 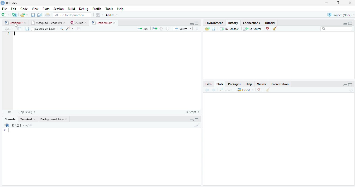 I want to click on Code, so click(x=25, y=9).